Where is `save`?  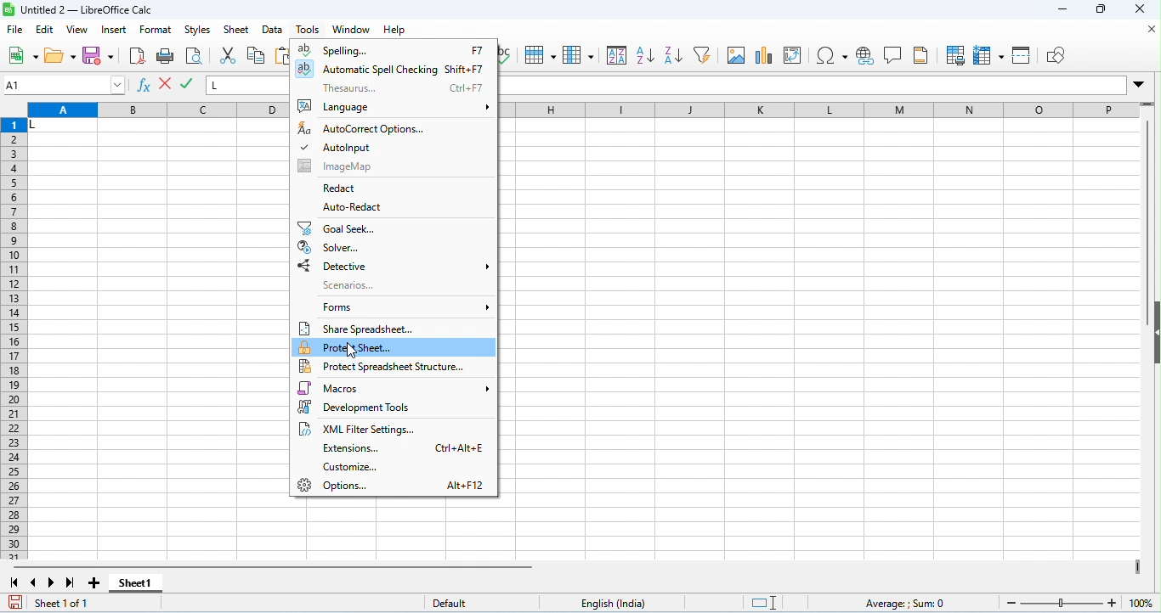
save is located at coordinates (99, 55).